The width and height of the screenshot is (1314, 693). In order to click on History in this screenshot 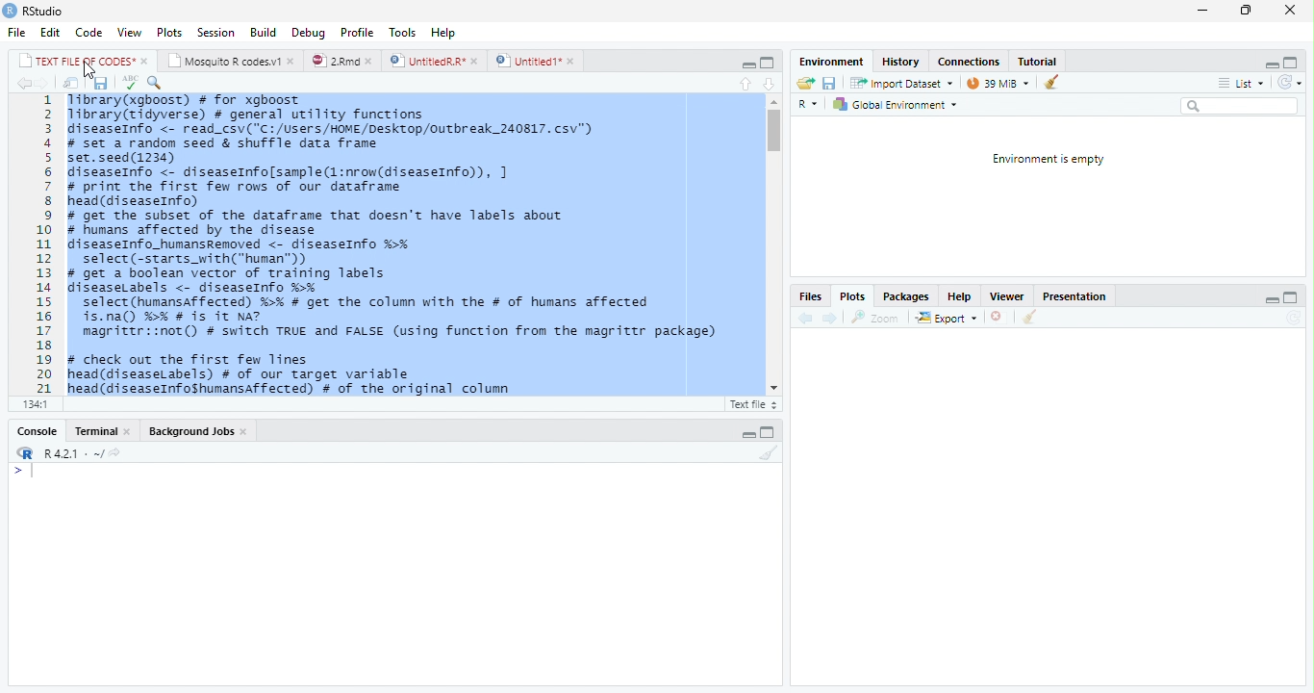, I will do `click(902, 62)`.